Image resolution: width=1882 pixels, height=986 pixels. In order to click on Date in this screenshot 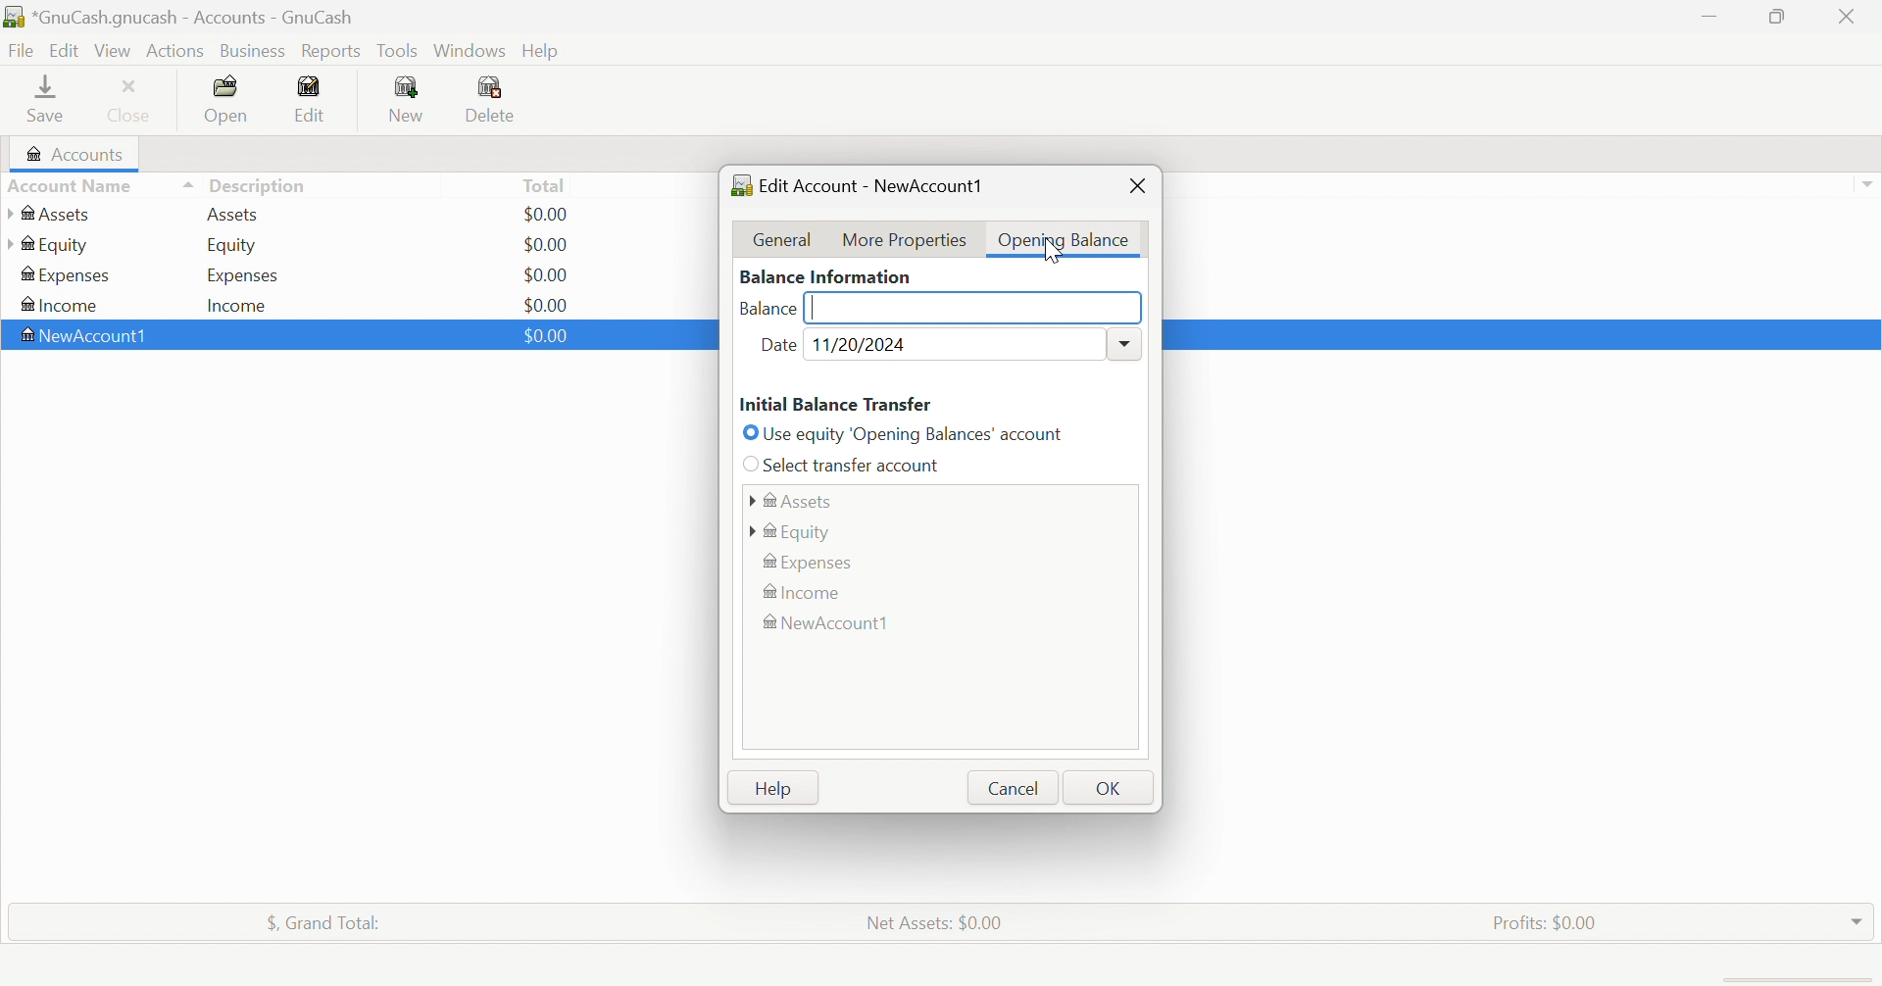, I will do `click(779, 347)`.